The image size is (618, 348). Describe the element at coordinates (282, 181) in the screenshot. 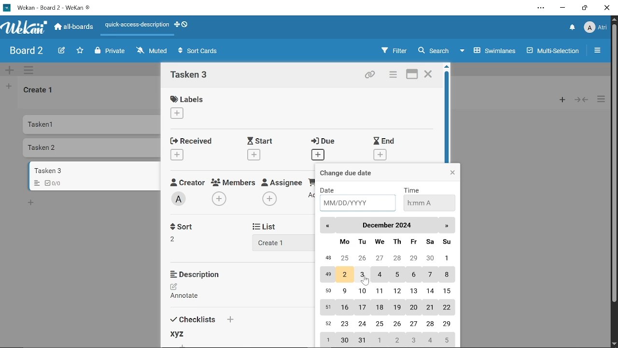

I see `Assignee` at that location.